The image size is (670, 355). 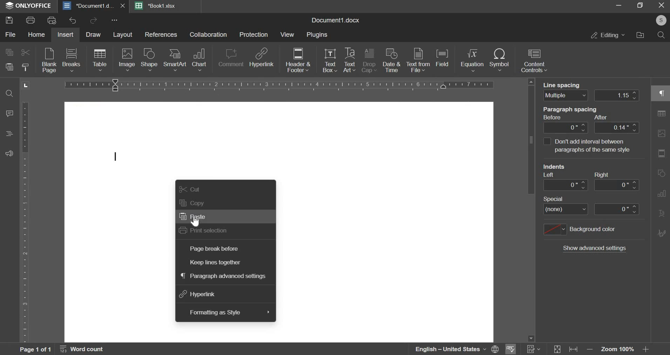 I want to click on file location, so click(x=640, y=36).